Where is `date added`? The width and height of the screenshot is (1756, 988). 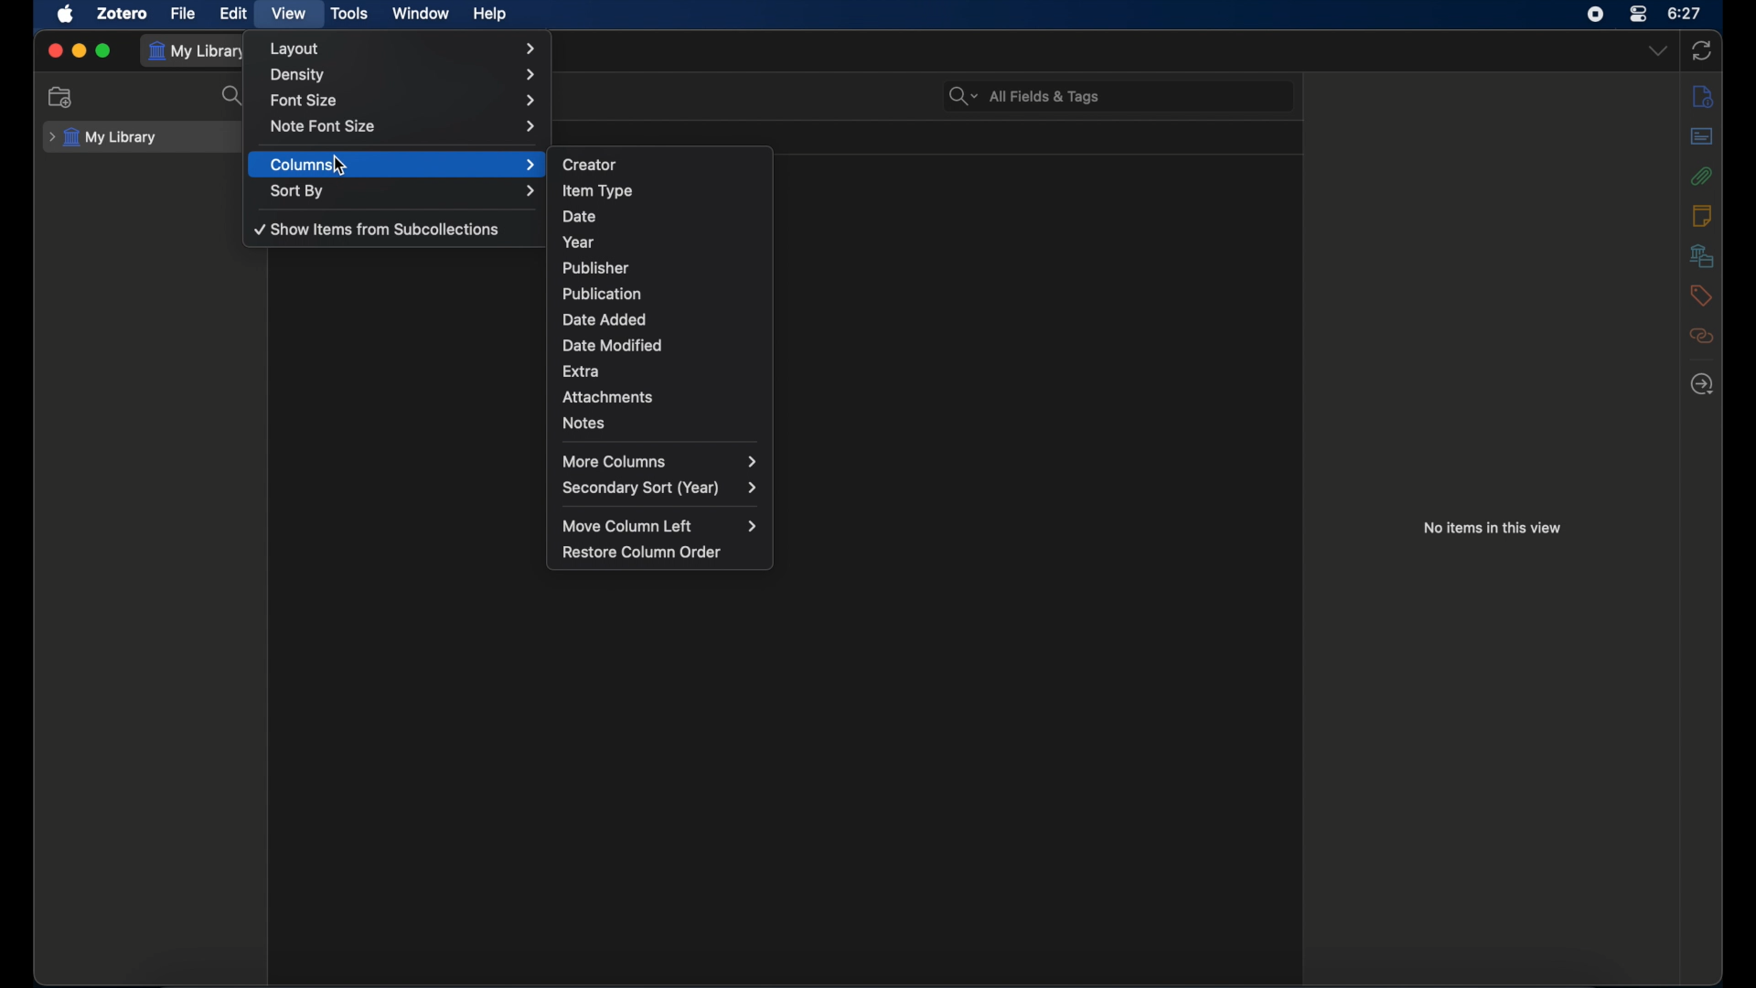 date added is located at coordinates (605, 319).